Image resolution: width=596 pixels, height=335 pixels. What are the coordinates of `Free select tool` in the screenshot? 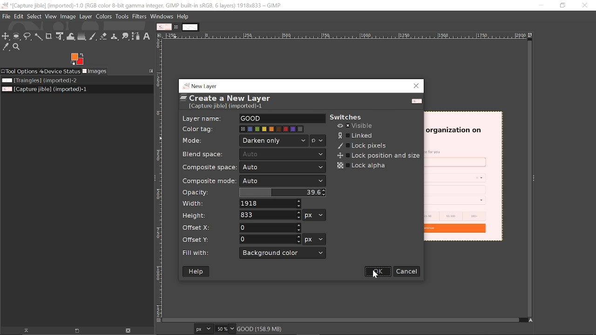 It's located at (27, 36).